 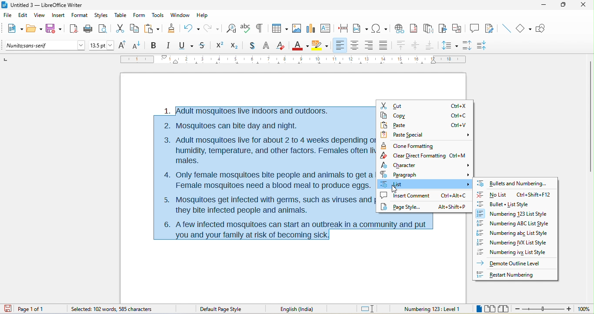 What do you see at coordinates (154, 45) in the screenshot?
I see `bold` at bounding box center [154, 45].